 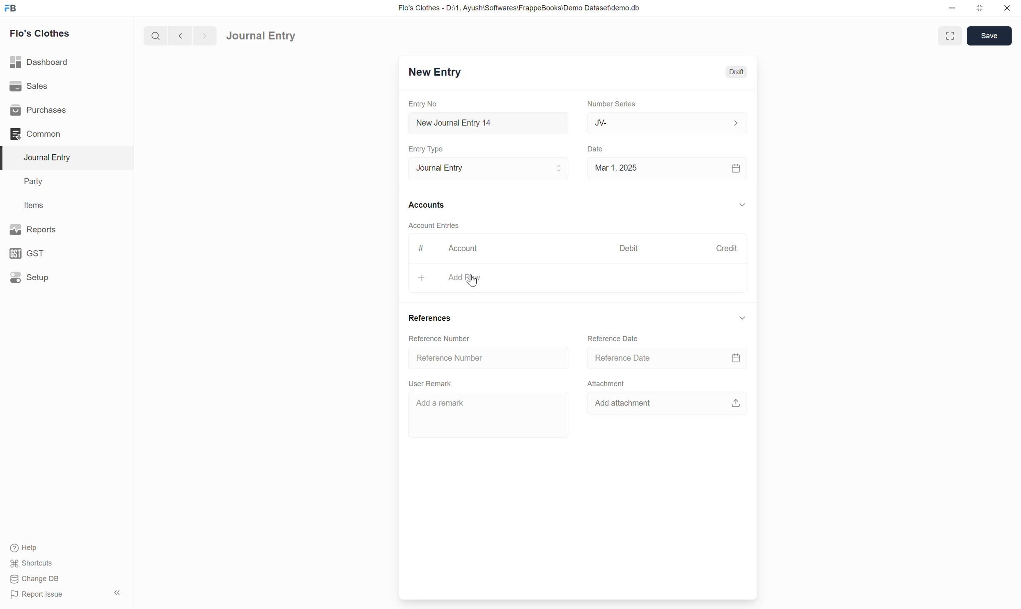 What do you see at coordinates (741, 206) in the screenshot?
I see `down` at bounding box center [741, 206].